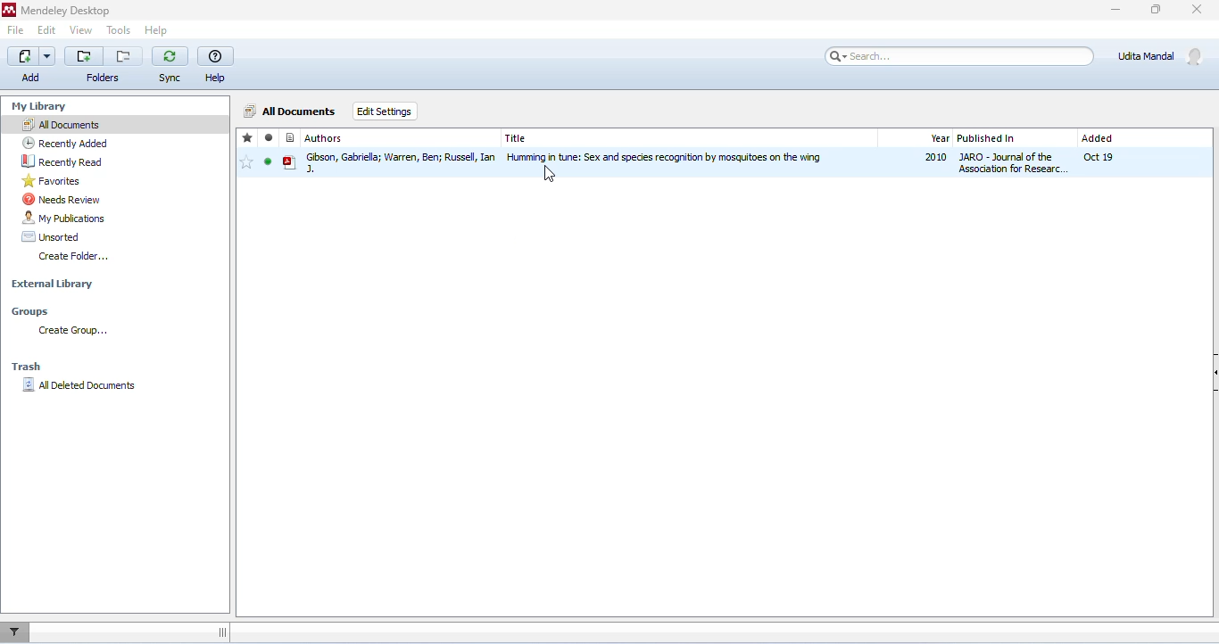 The width and height of the screenshot is (1219, 644). Describe the element at coordinates (19, 631) in the screenshot. I see `filter` at that location.